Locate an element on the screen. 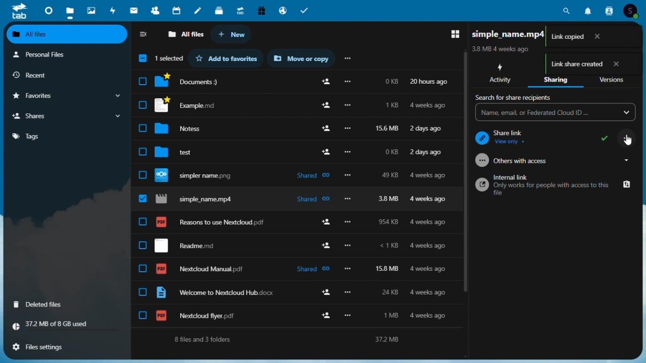 This screenshot has height=363, width=646. Dashboard is located at coordinates (48, 9).